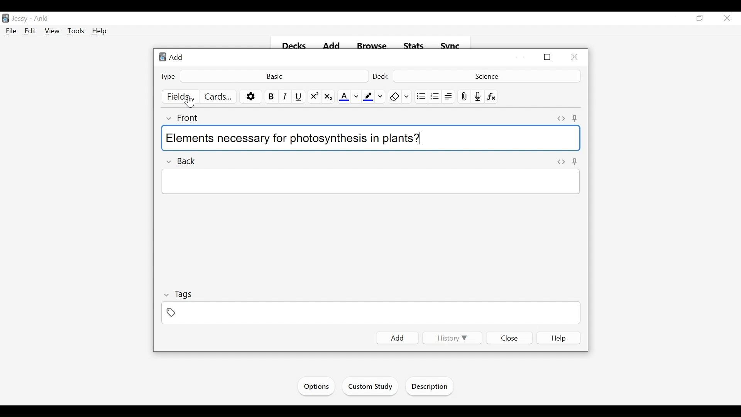  What do you see at coordinates (30, 31) in the screenshot?
I see `Edit` at bounding box center [30, 31].